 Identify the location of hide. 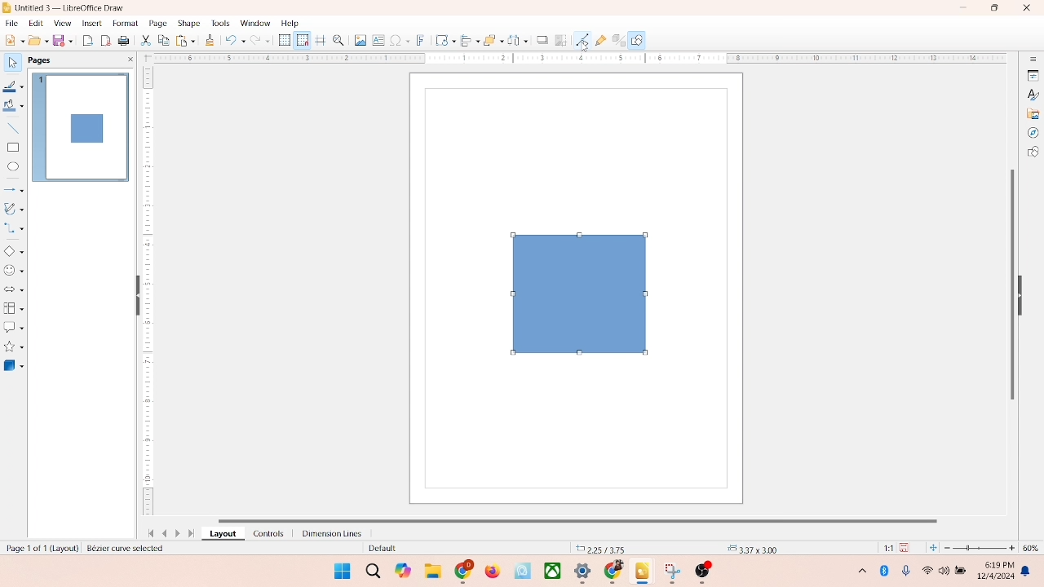
(1024, 293).